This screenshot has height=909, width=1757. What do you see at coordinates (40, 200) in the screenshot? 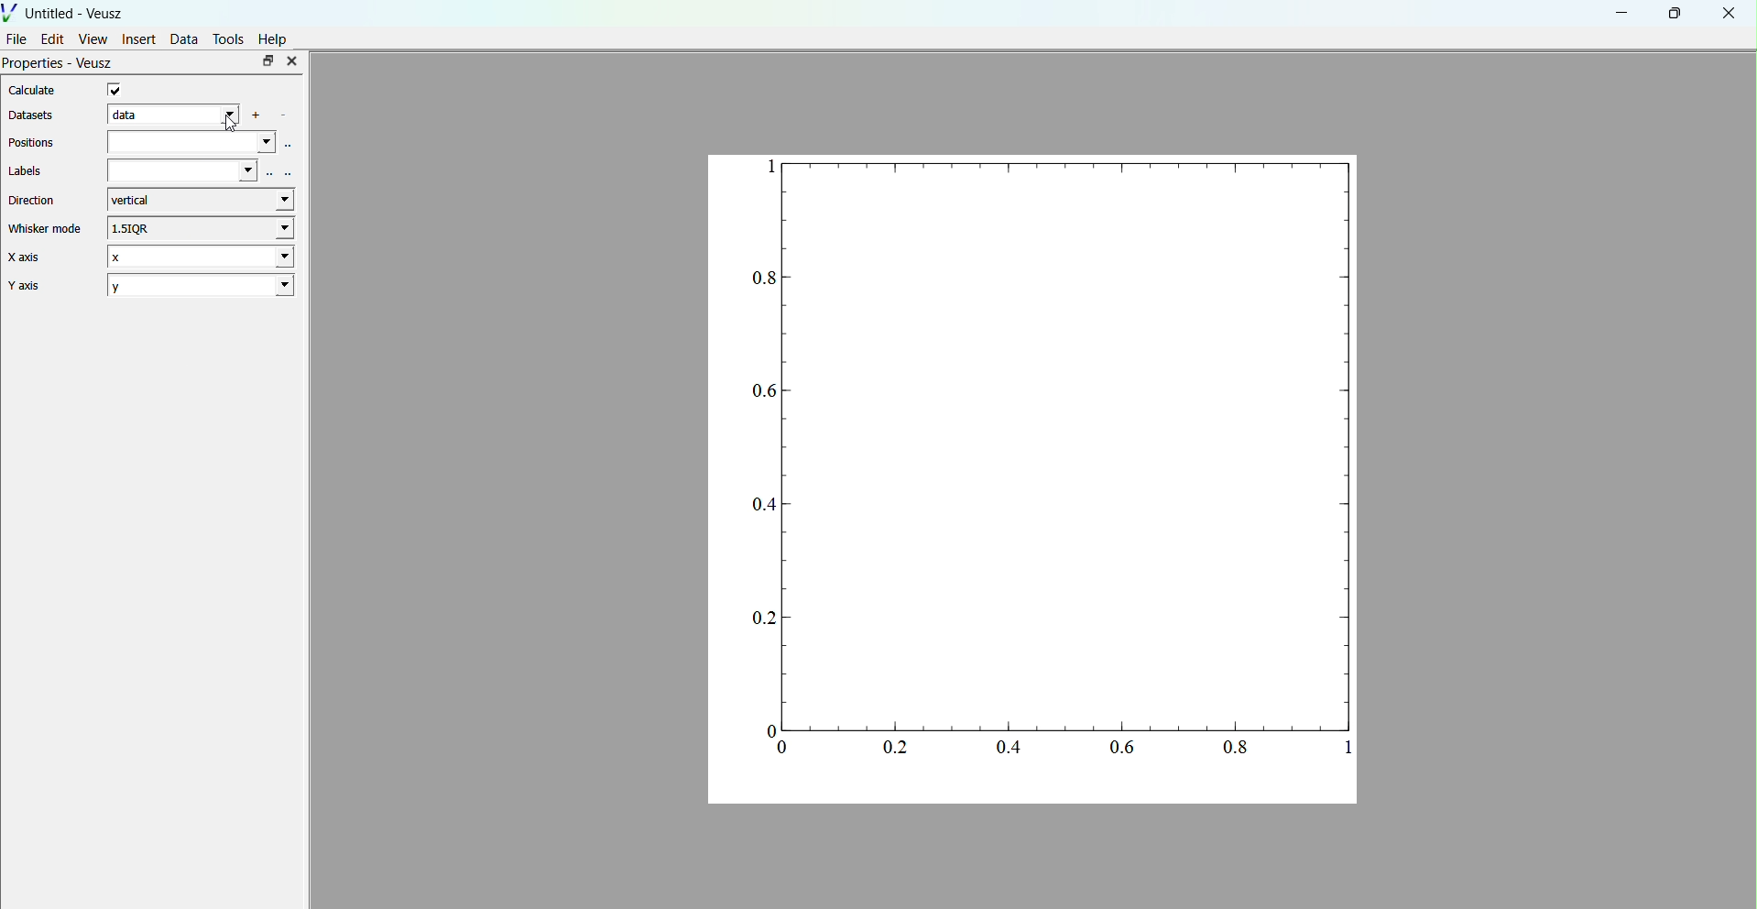
I see `Direction` at bounding box center [40, 200].